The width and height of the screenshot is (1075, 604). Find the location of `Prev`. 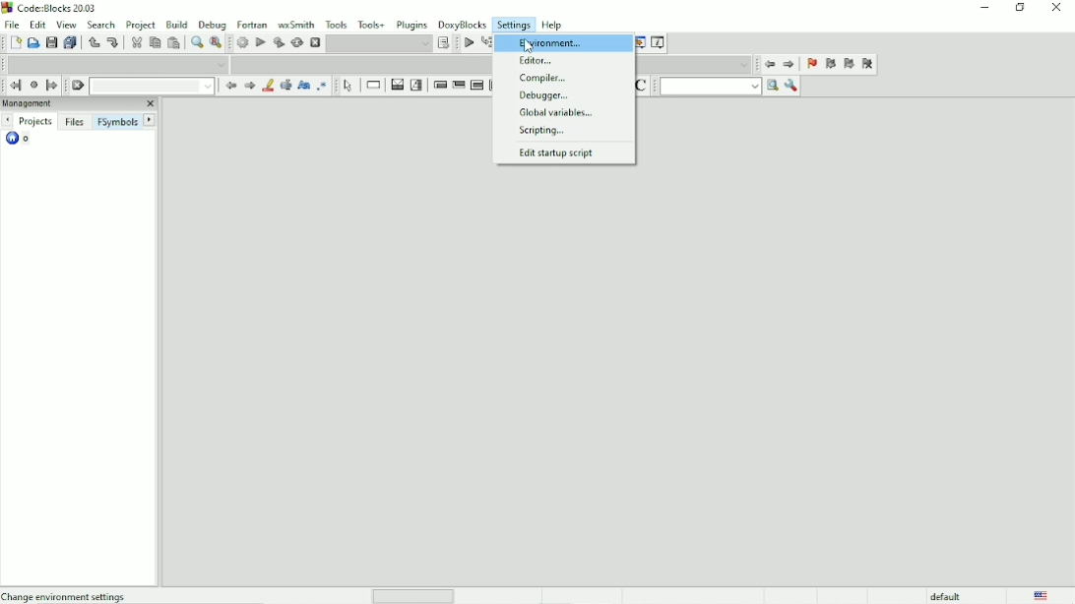

Prev is located at coordinates (231, 87).